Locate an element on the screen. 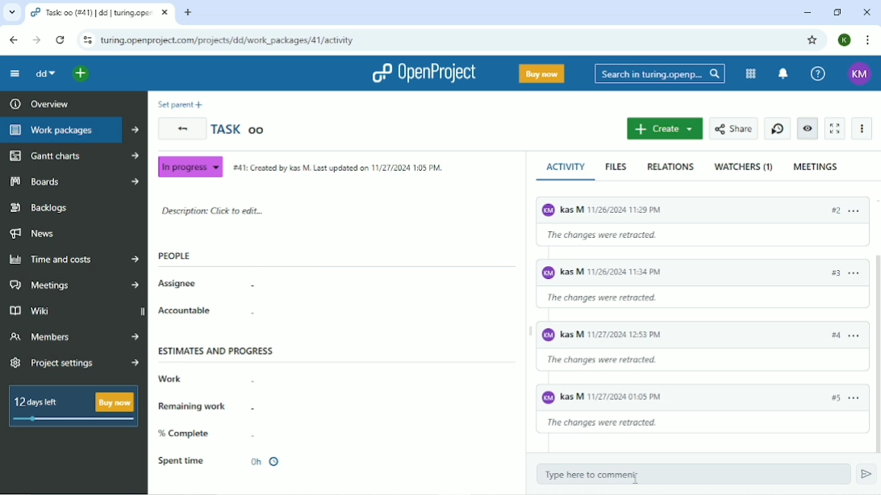 The image size is (881, 495). Start new timer is located at coordinates (777, 129).